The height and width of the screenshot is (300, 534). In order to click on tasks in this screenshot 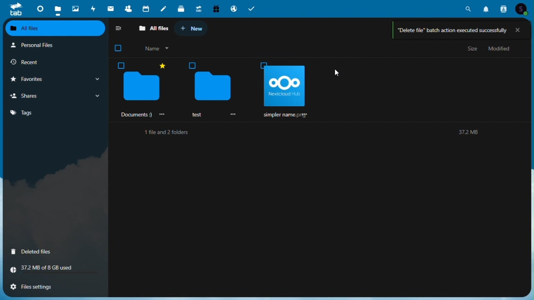, I will do `click(252, 9)`.